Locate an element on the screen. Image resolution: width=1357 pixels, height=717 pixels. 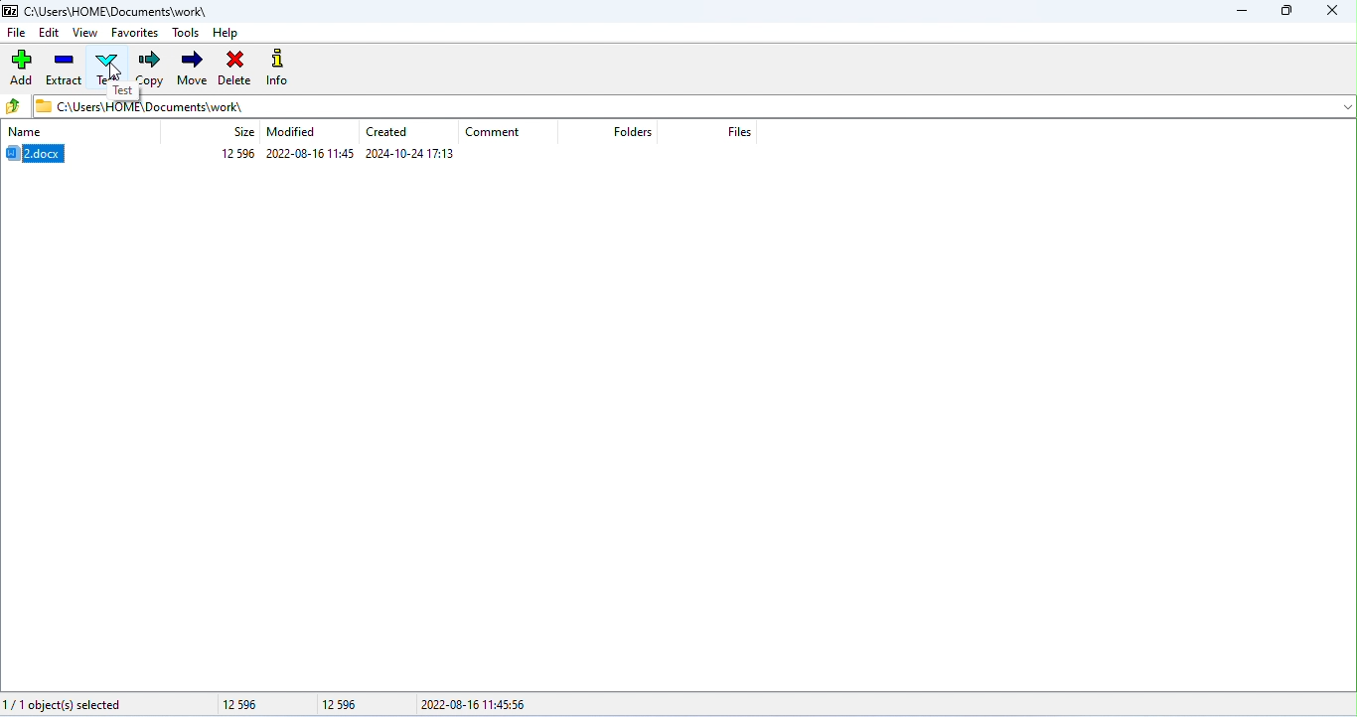
12596 is located at coordinates (257, 705).